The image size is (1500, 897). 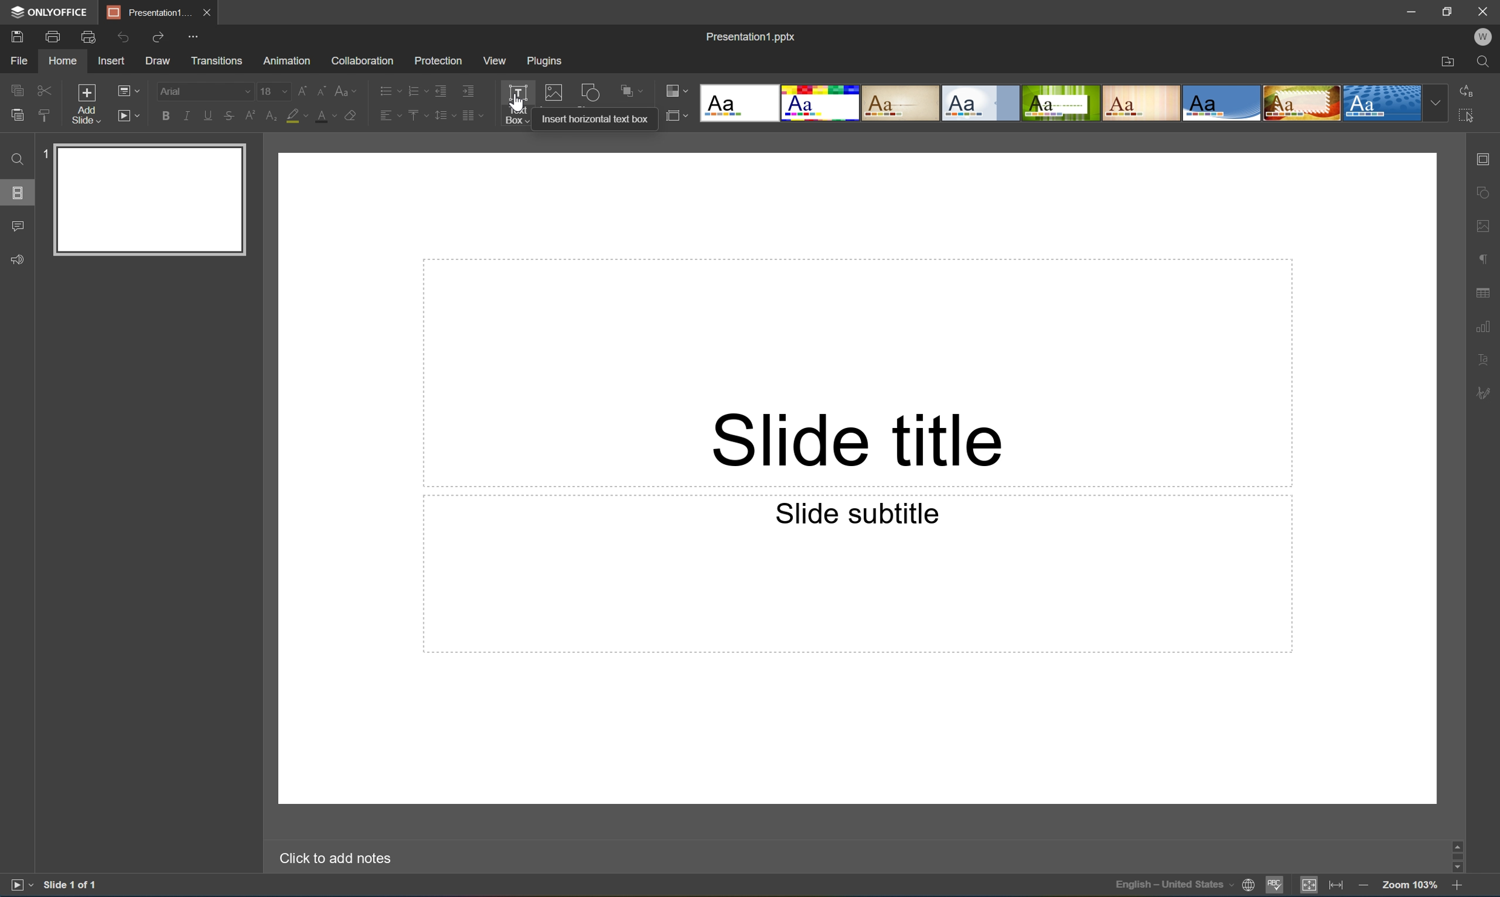 I want to click on Draw, so click(x=160, y=61).